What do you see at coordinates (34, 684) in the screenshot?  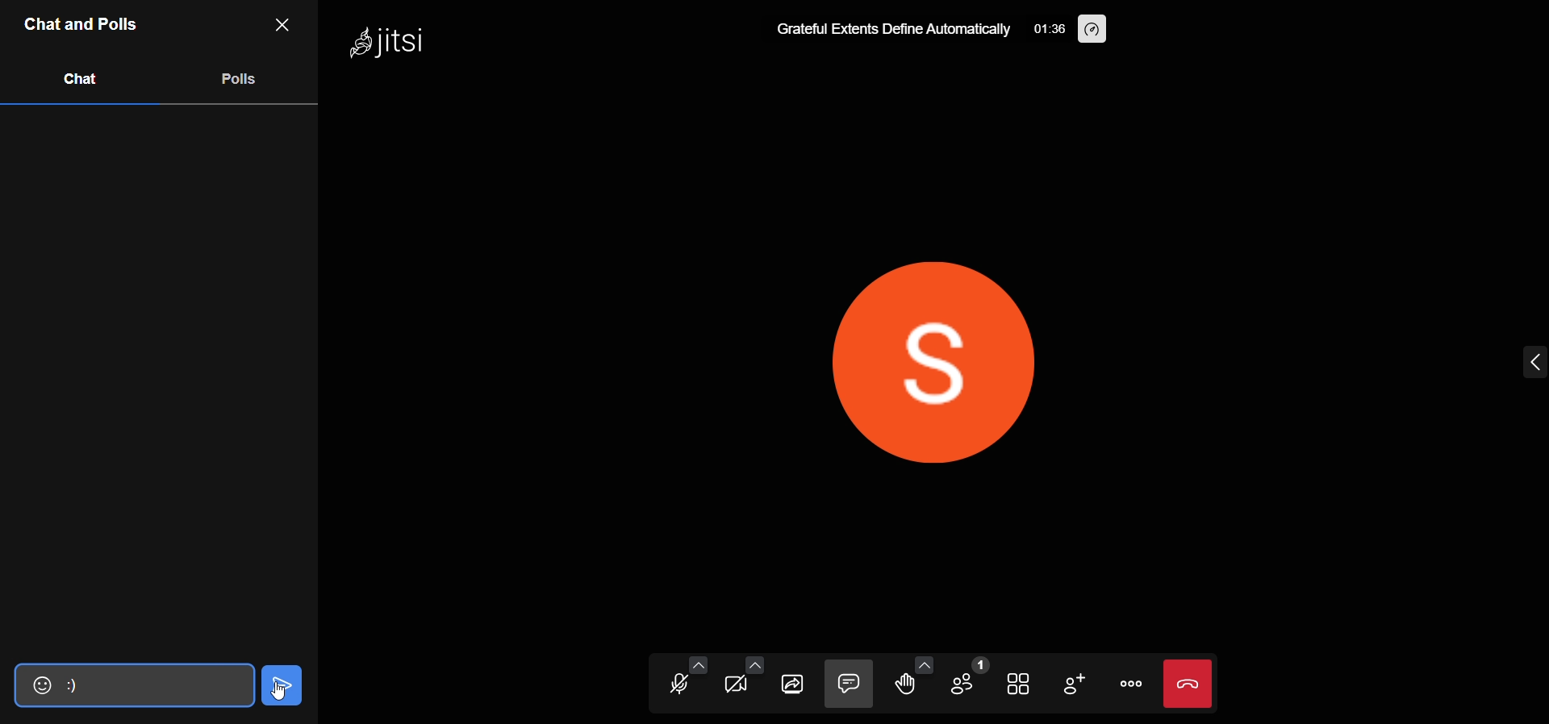 I see `emojis` at bounding box center [34, 684].